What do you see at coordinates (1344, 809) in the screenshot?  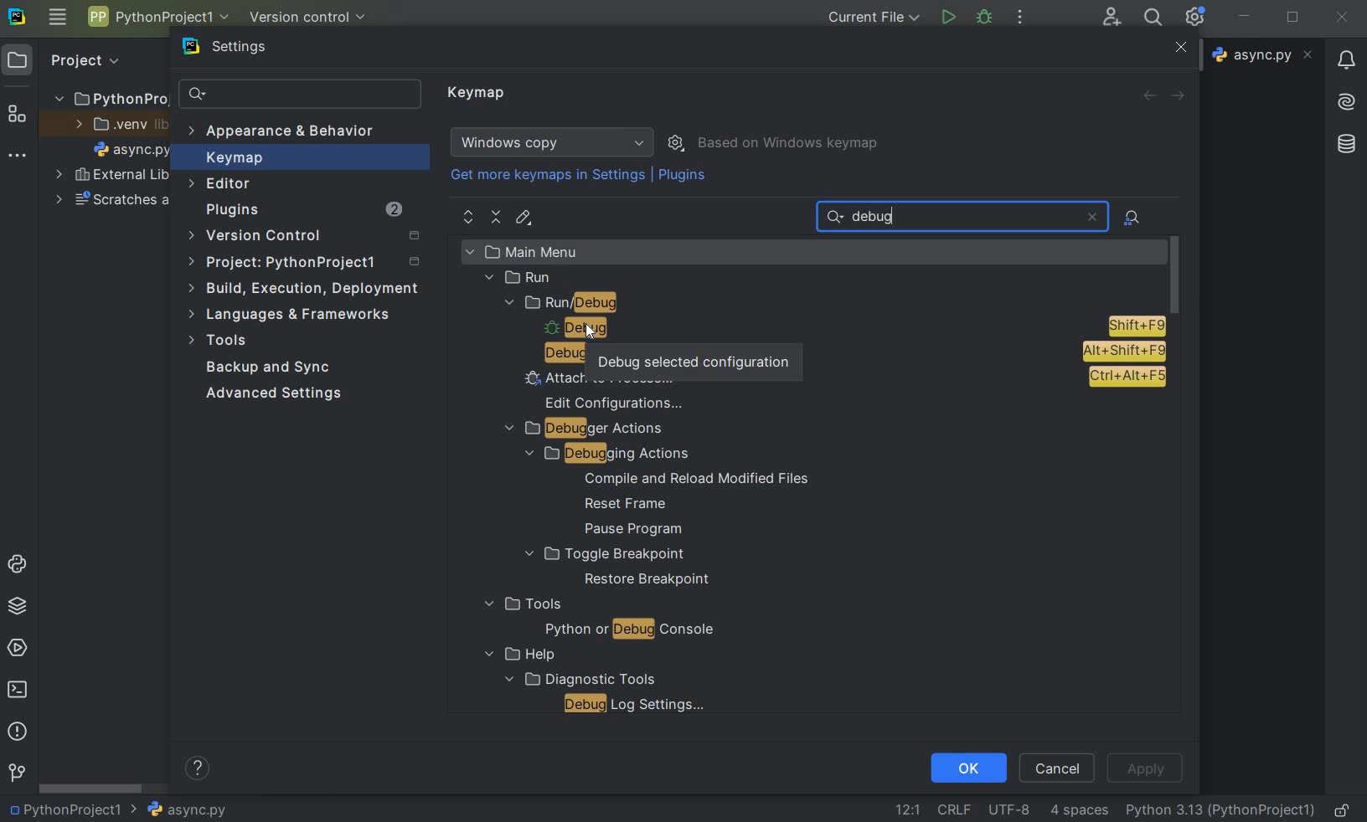 I see `make file readable only` at bounding box center [1344, 809].